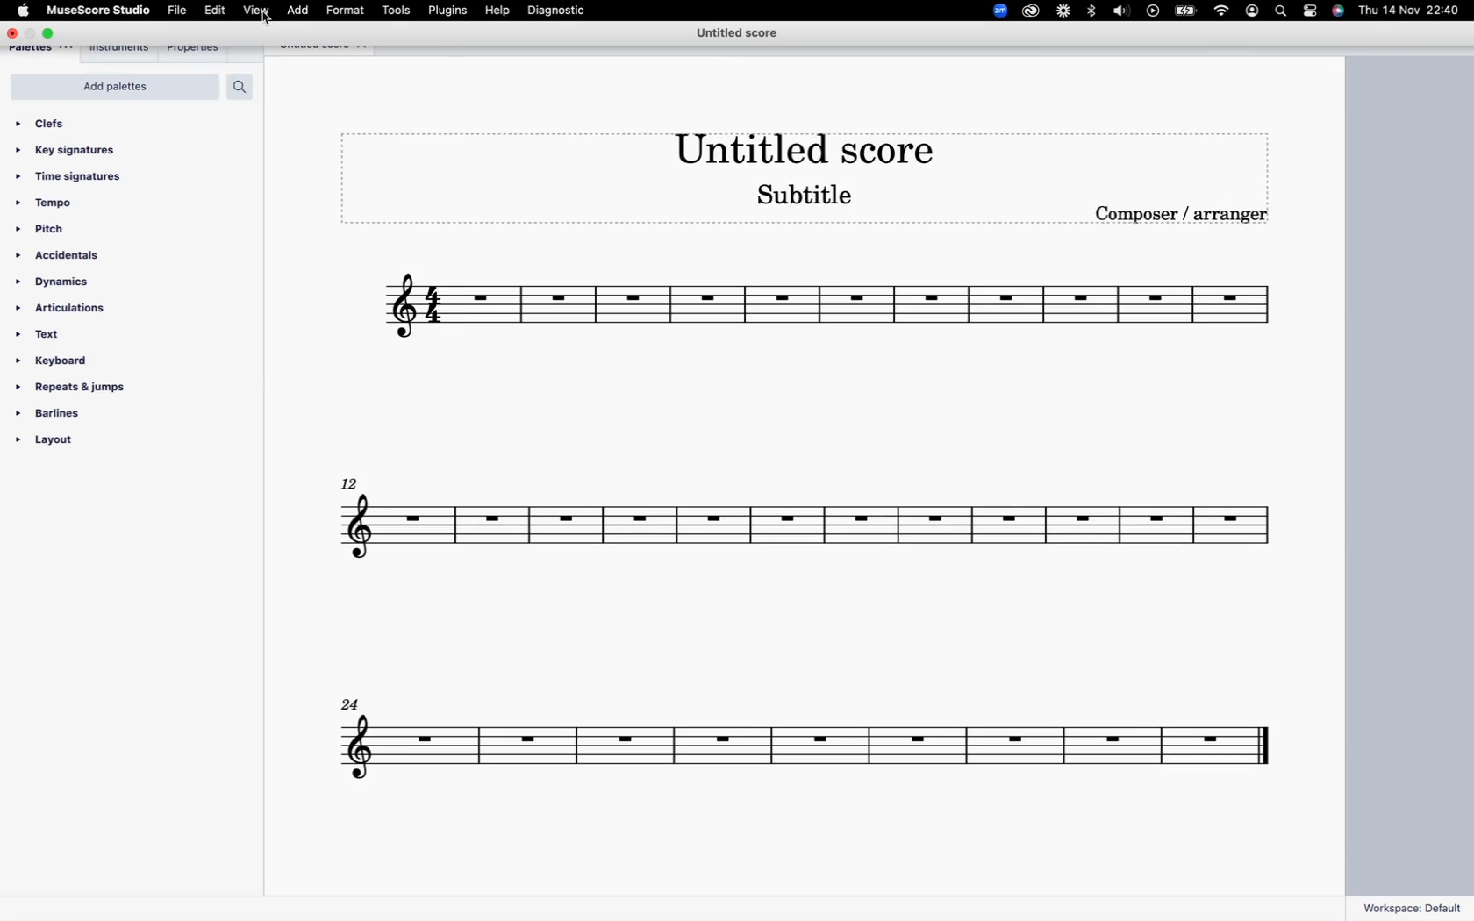 This screenshot has width=1474, height=921. Describe the element at coordinates (736, 35) in the screenshot. I see `score title` at that location.